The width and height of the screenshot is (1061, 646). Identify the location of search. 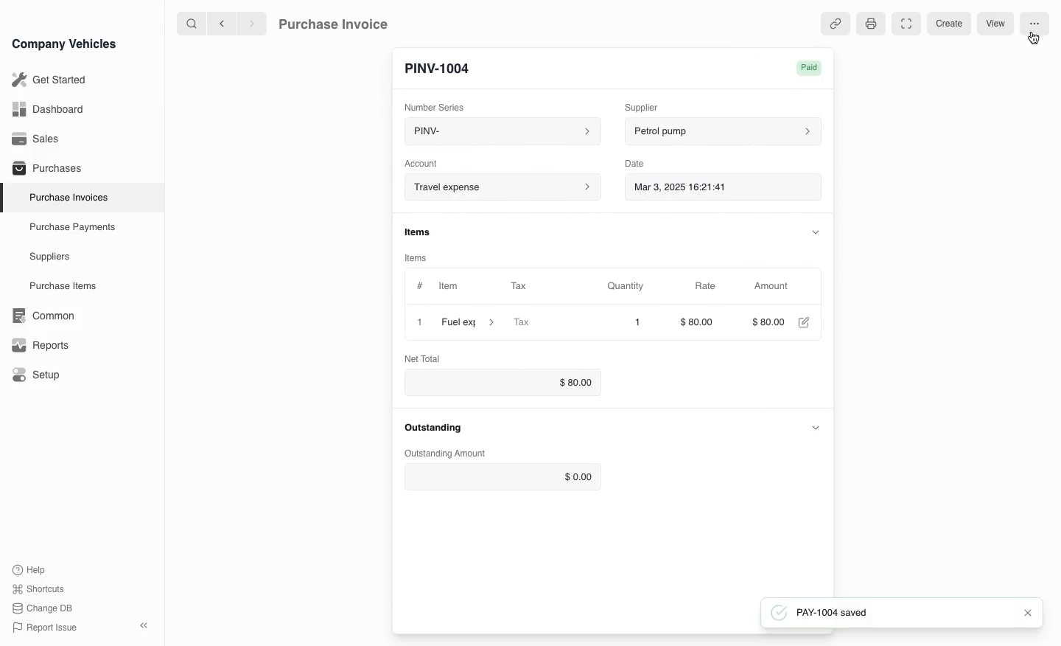
(192, 23).